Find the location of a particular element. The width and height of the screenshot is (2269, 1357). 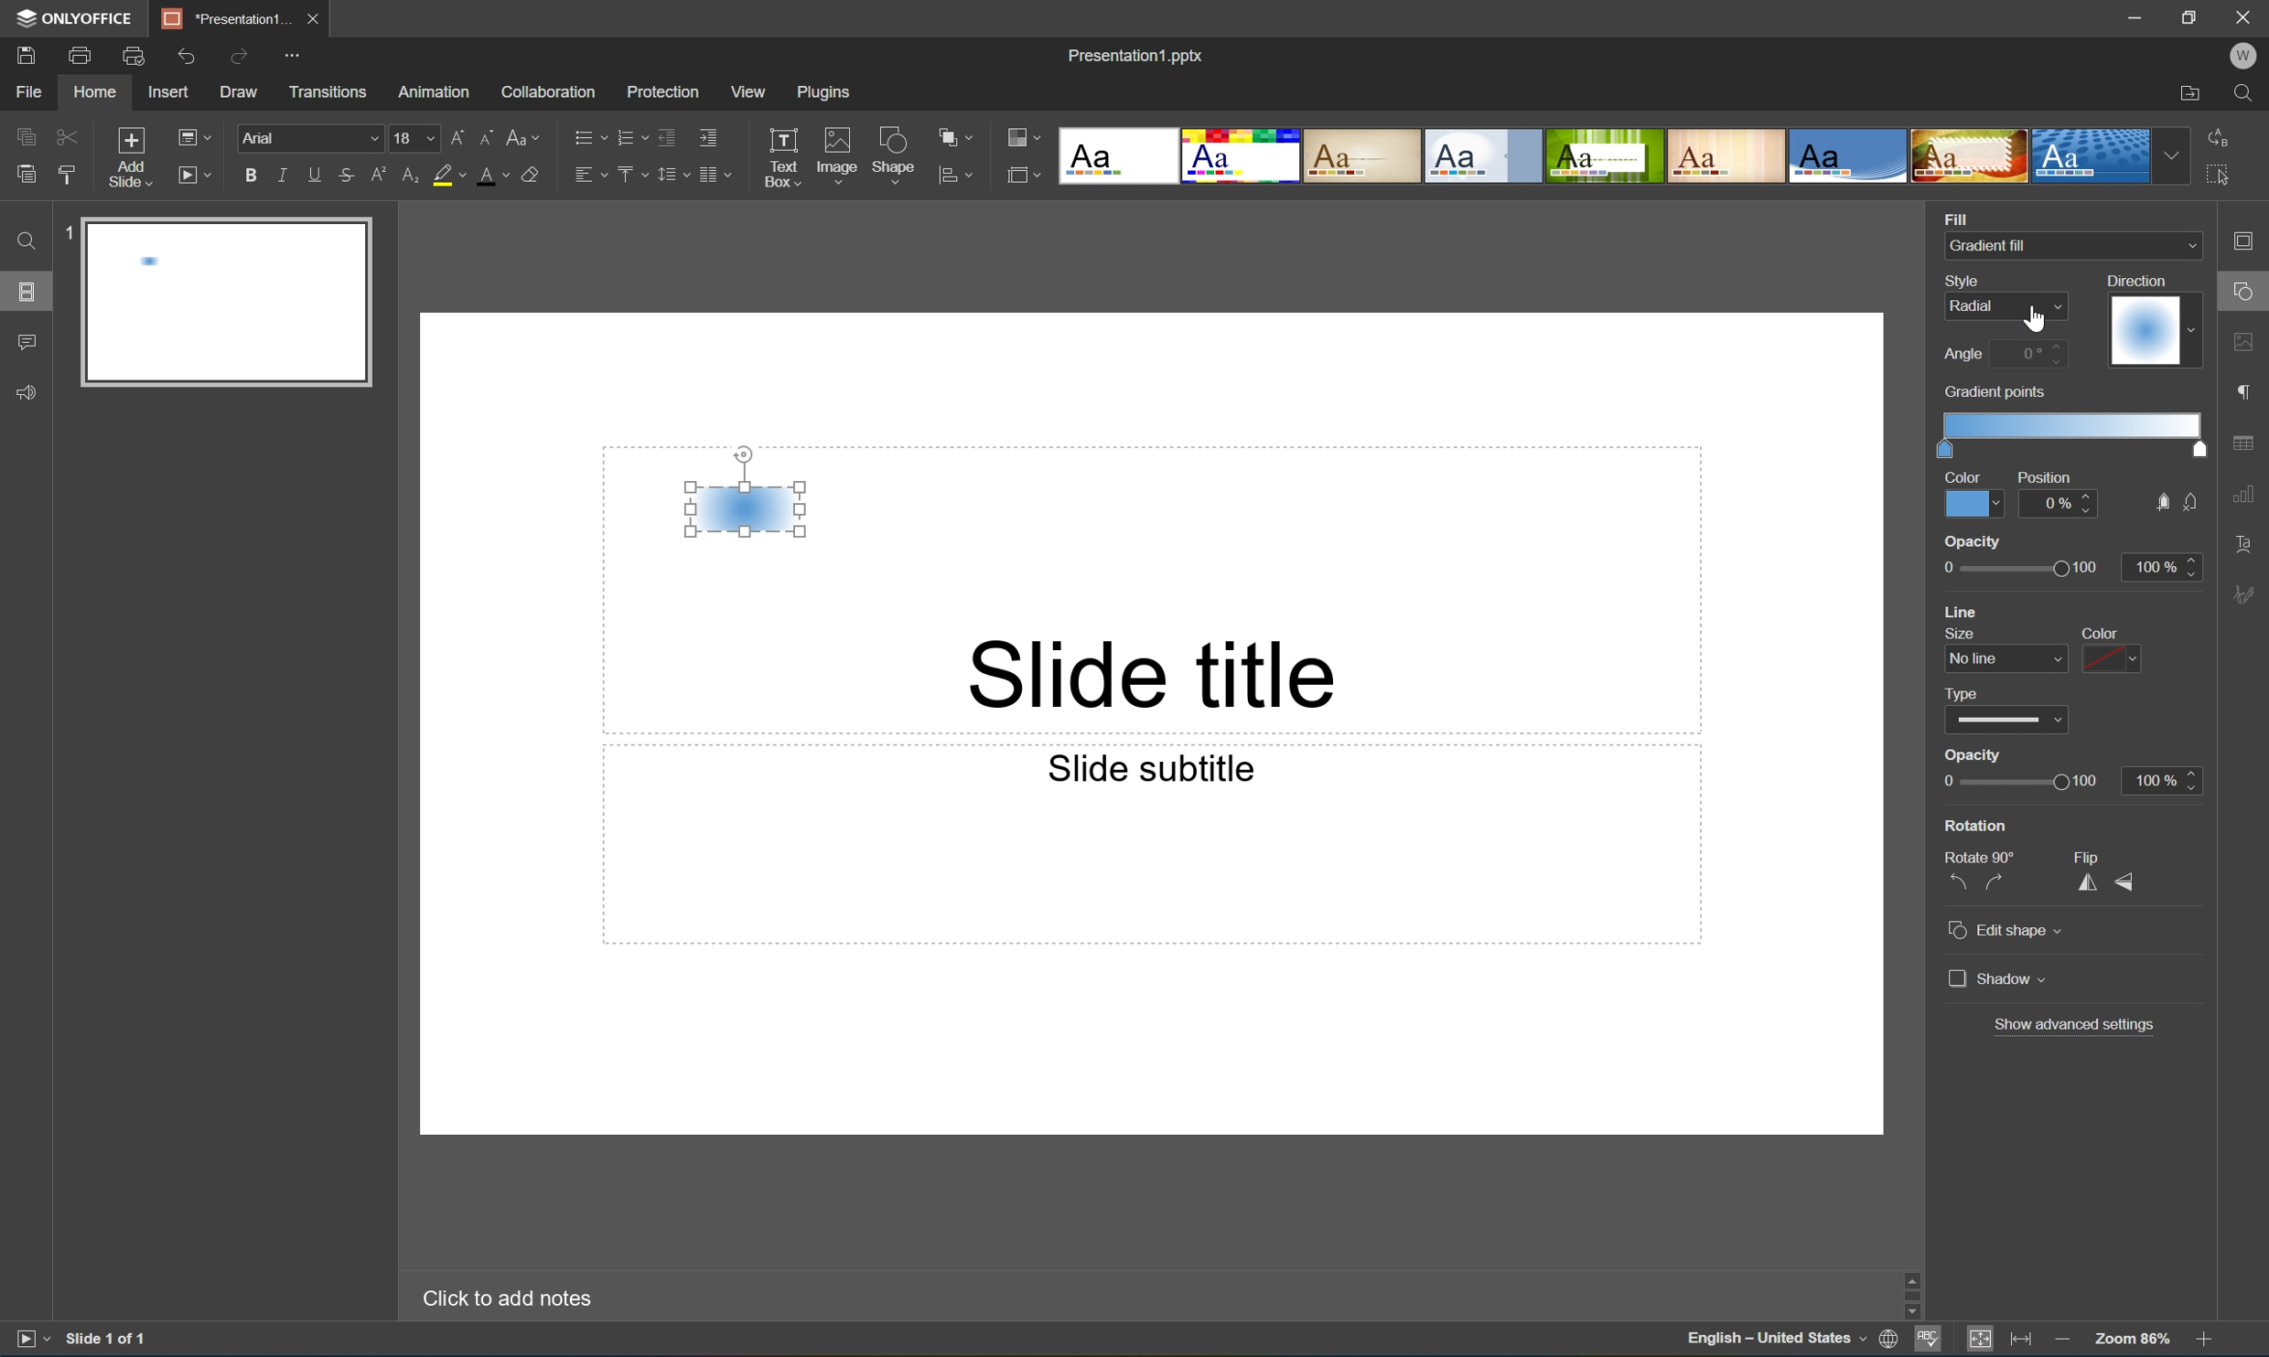

Insert is located at coordinates (167, 92).